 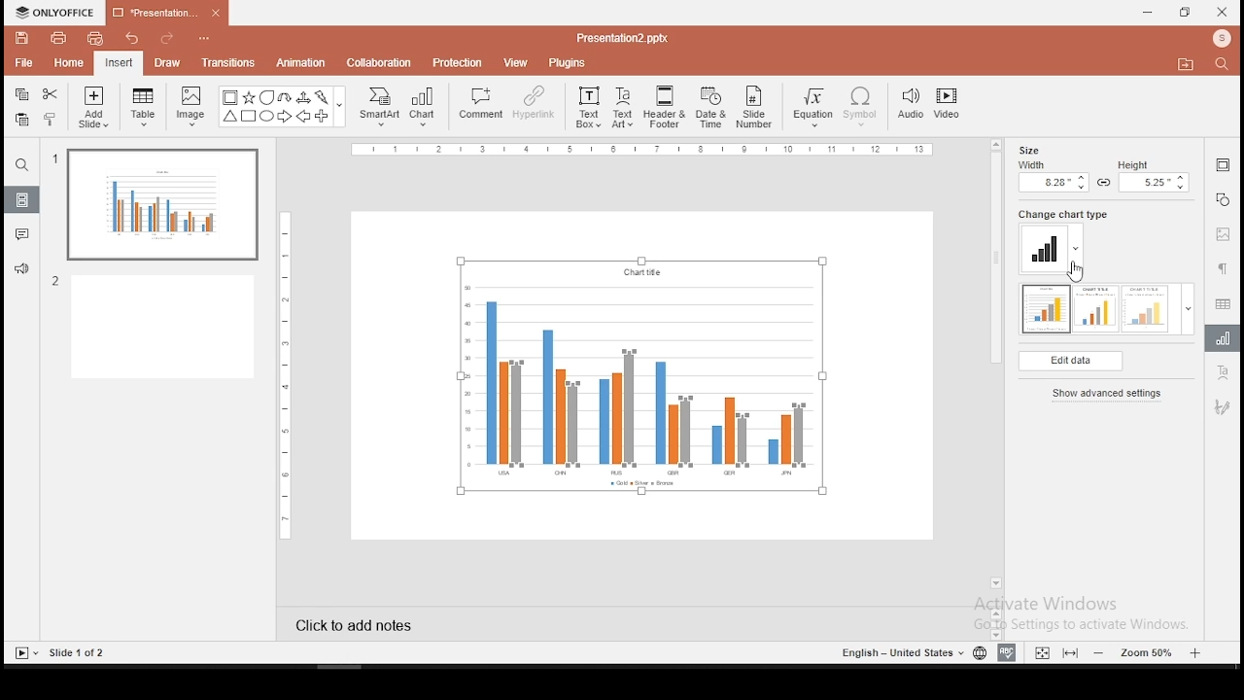 What do you see at coordinates (1222, 199) in the screenshot?
I see `shape settings` at bounding box center [1222, 199].